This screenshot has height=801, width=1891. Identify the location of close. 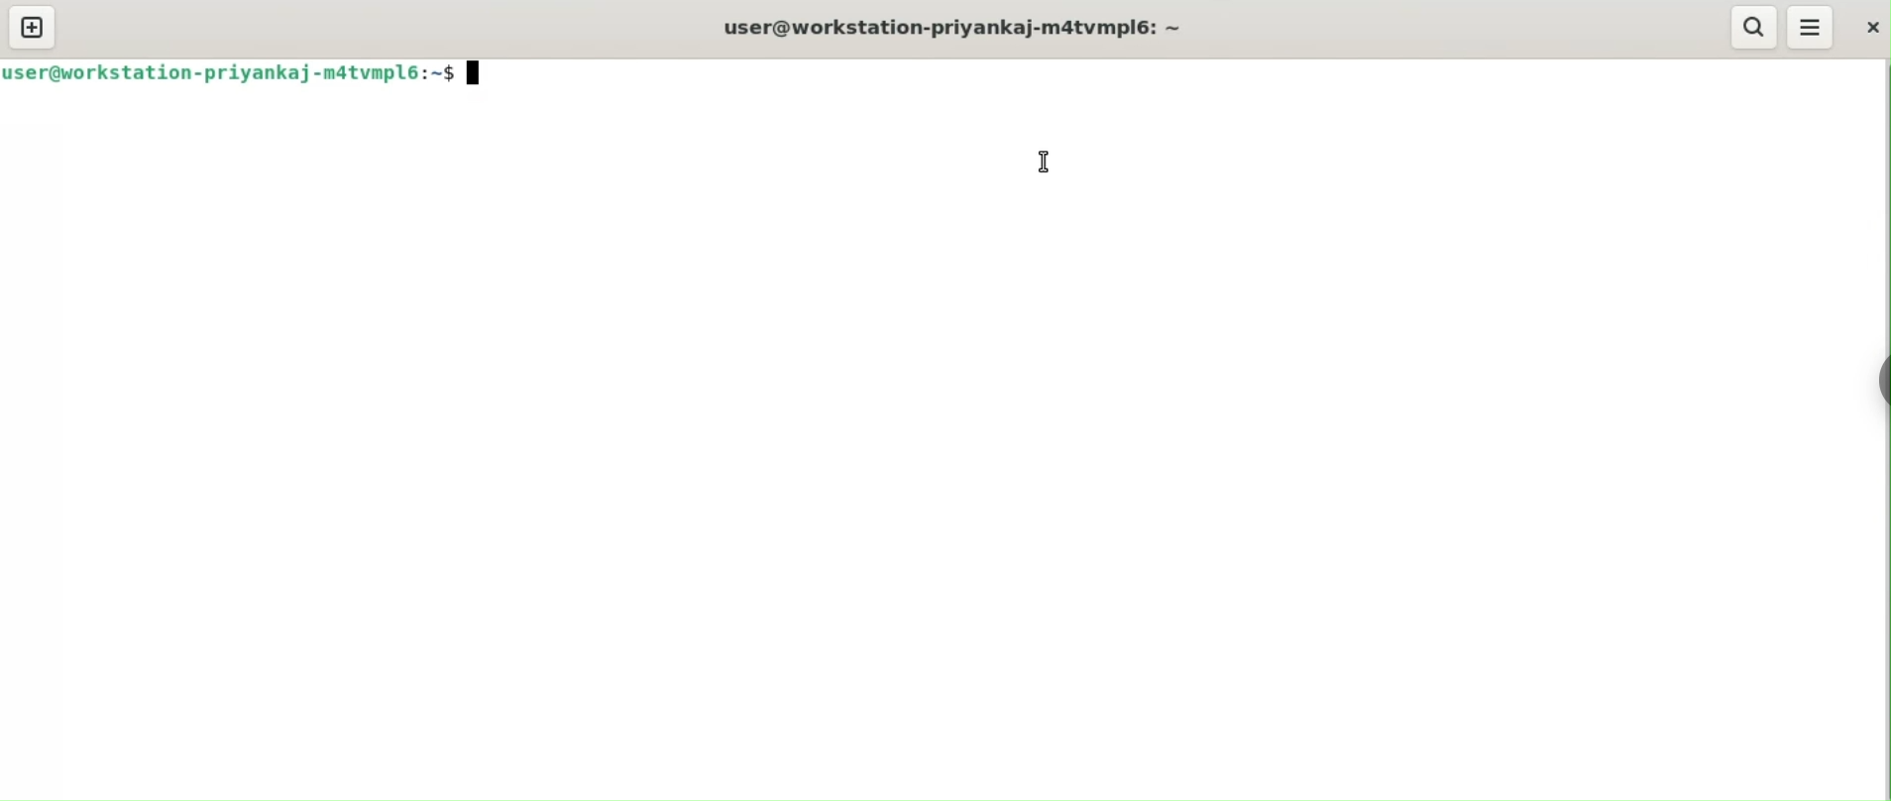
(1865, 24).